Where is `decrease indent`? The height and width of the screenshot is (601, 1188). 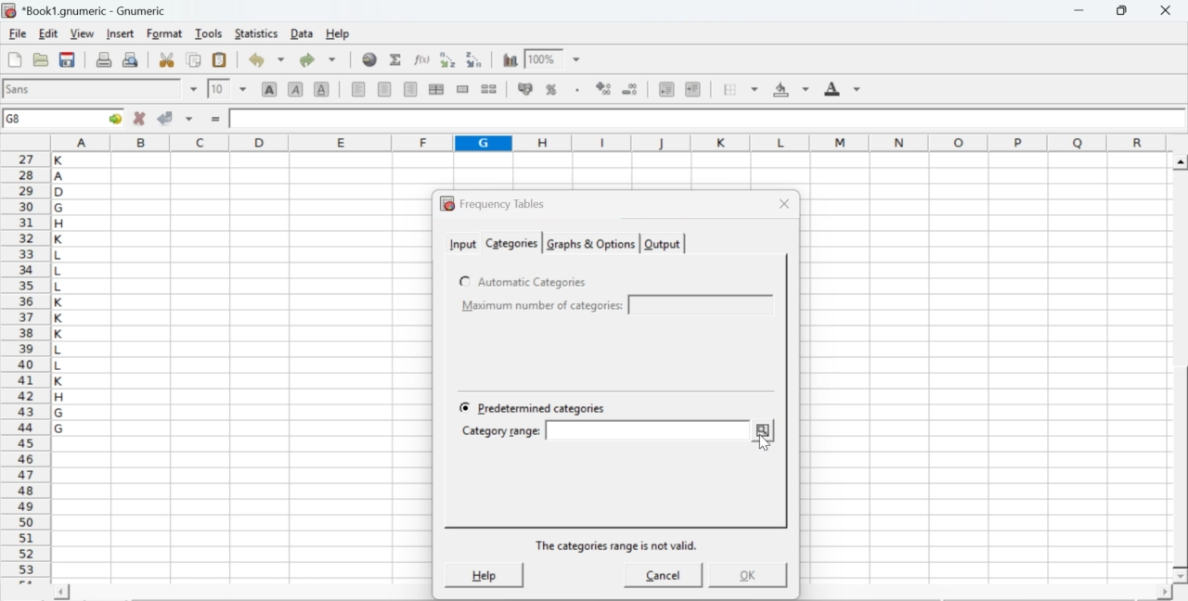
decrease indent is located at coordinates (666, 88).